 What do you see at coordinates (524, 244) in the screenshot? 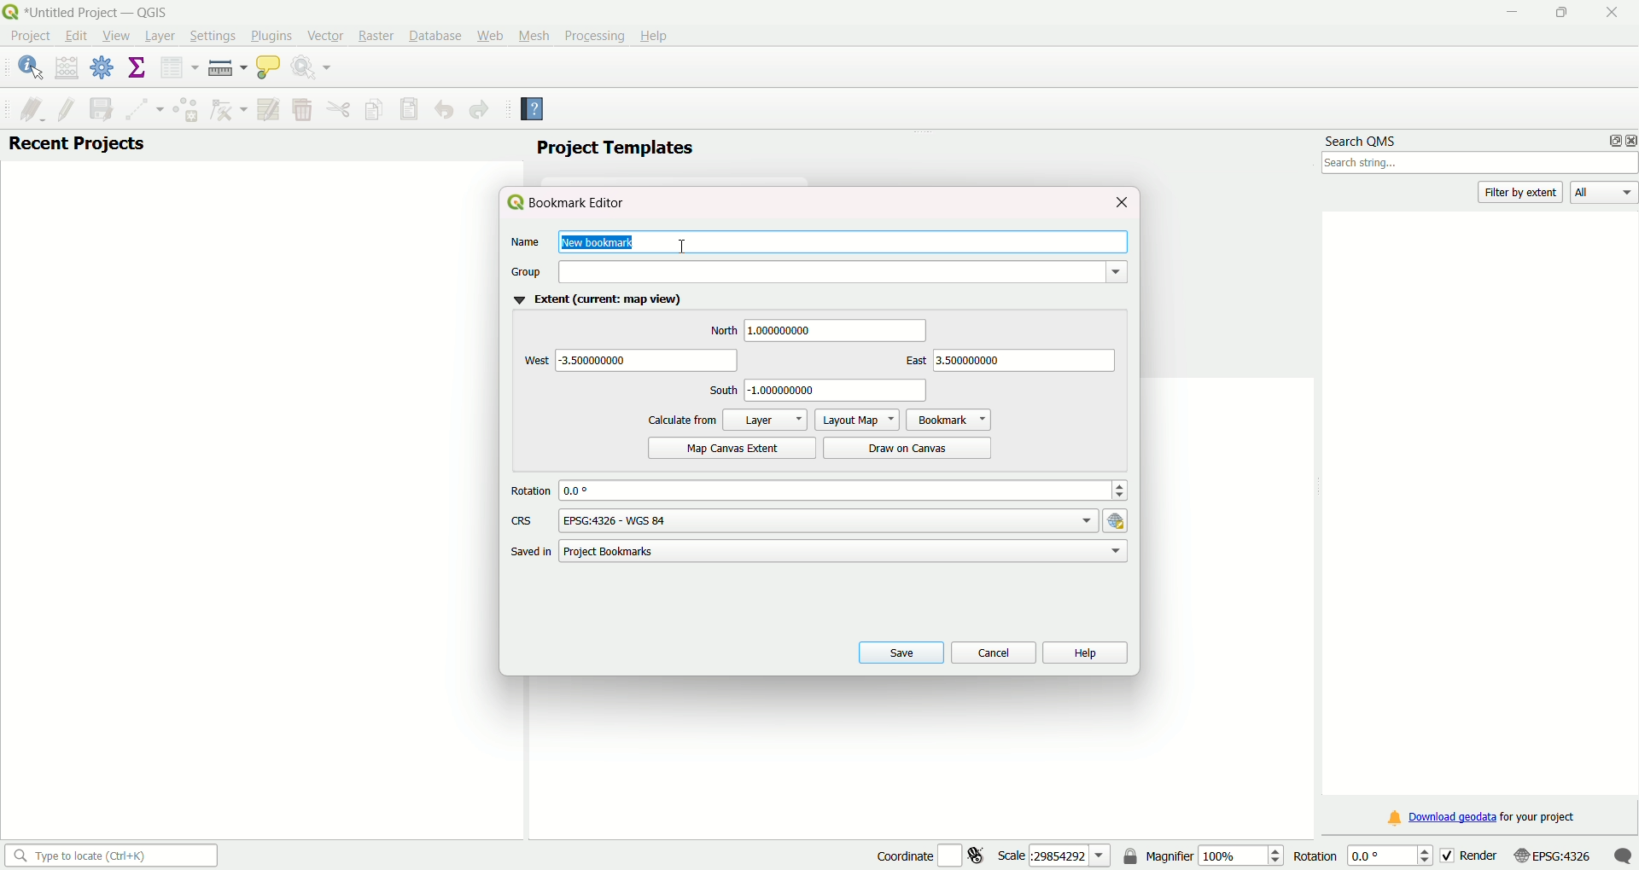
I see `Name` at bounding box center [524, 244].